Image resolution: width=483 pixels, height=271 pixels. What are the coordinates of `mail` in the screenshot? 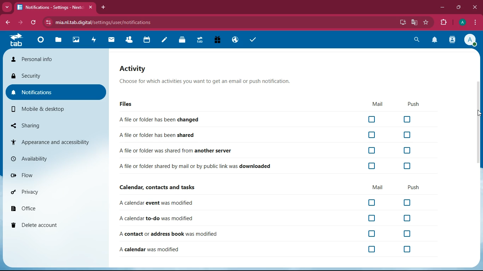 It's located at (111, 40).